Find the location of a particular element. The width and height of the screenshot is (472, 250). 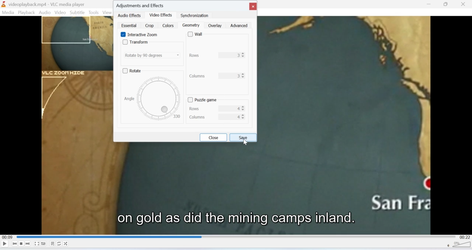

videoplayback.mp4-VLC media player is located at coordinates (43, 5).